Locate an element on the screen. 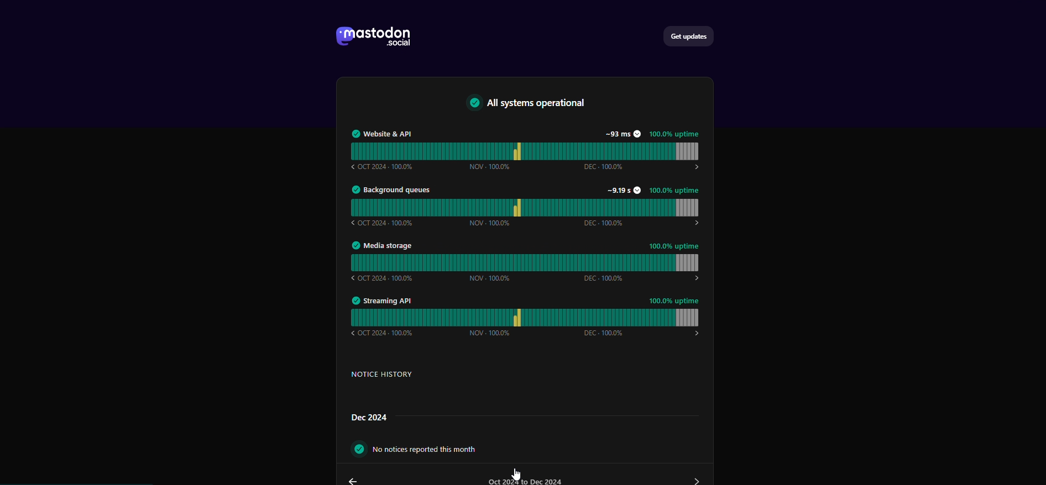 This screenshot has height=485, width=1046. media storage status is located at coordinates (527, 257).